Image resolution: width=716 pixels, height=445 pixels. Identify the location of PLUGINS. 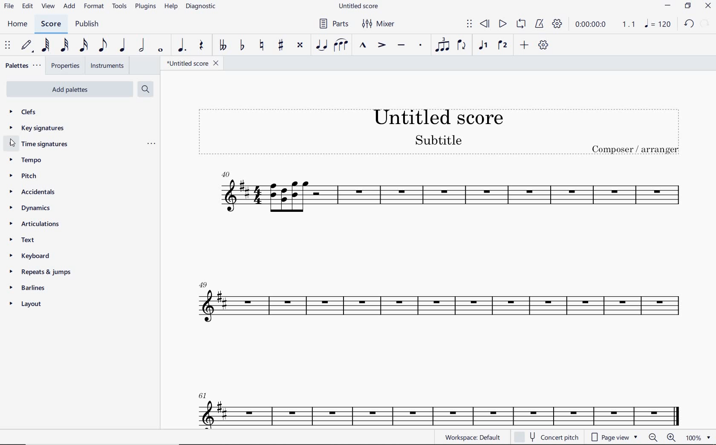
(144, 7).